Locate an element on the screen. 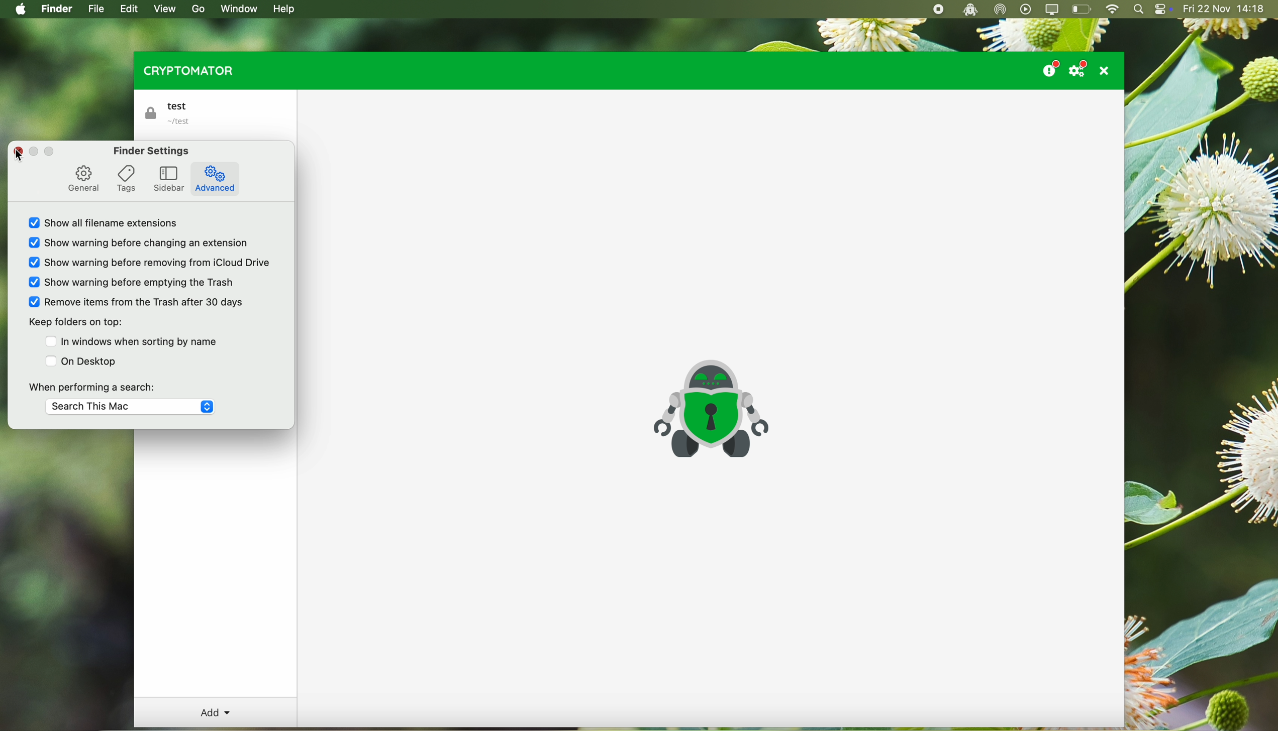 Image resolution: width=1278 pixels, height=731 pixels. show warning before changing an extension is located at coordinates (142, 245).